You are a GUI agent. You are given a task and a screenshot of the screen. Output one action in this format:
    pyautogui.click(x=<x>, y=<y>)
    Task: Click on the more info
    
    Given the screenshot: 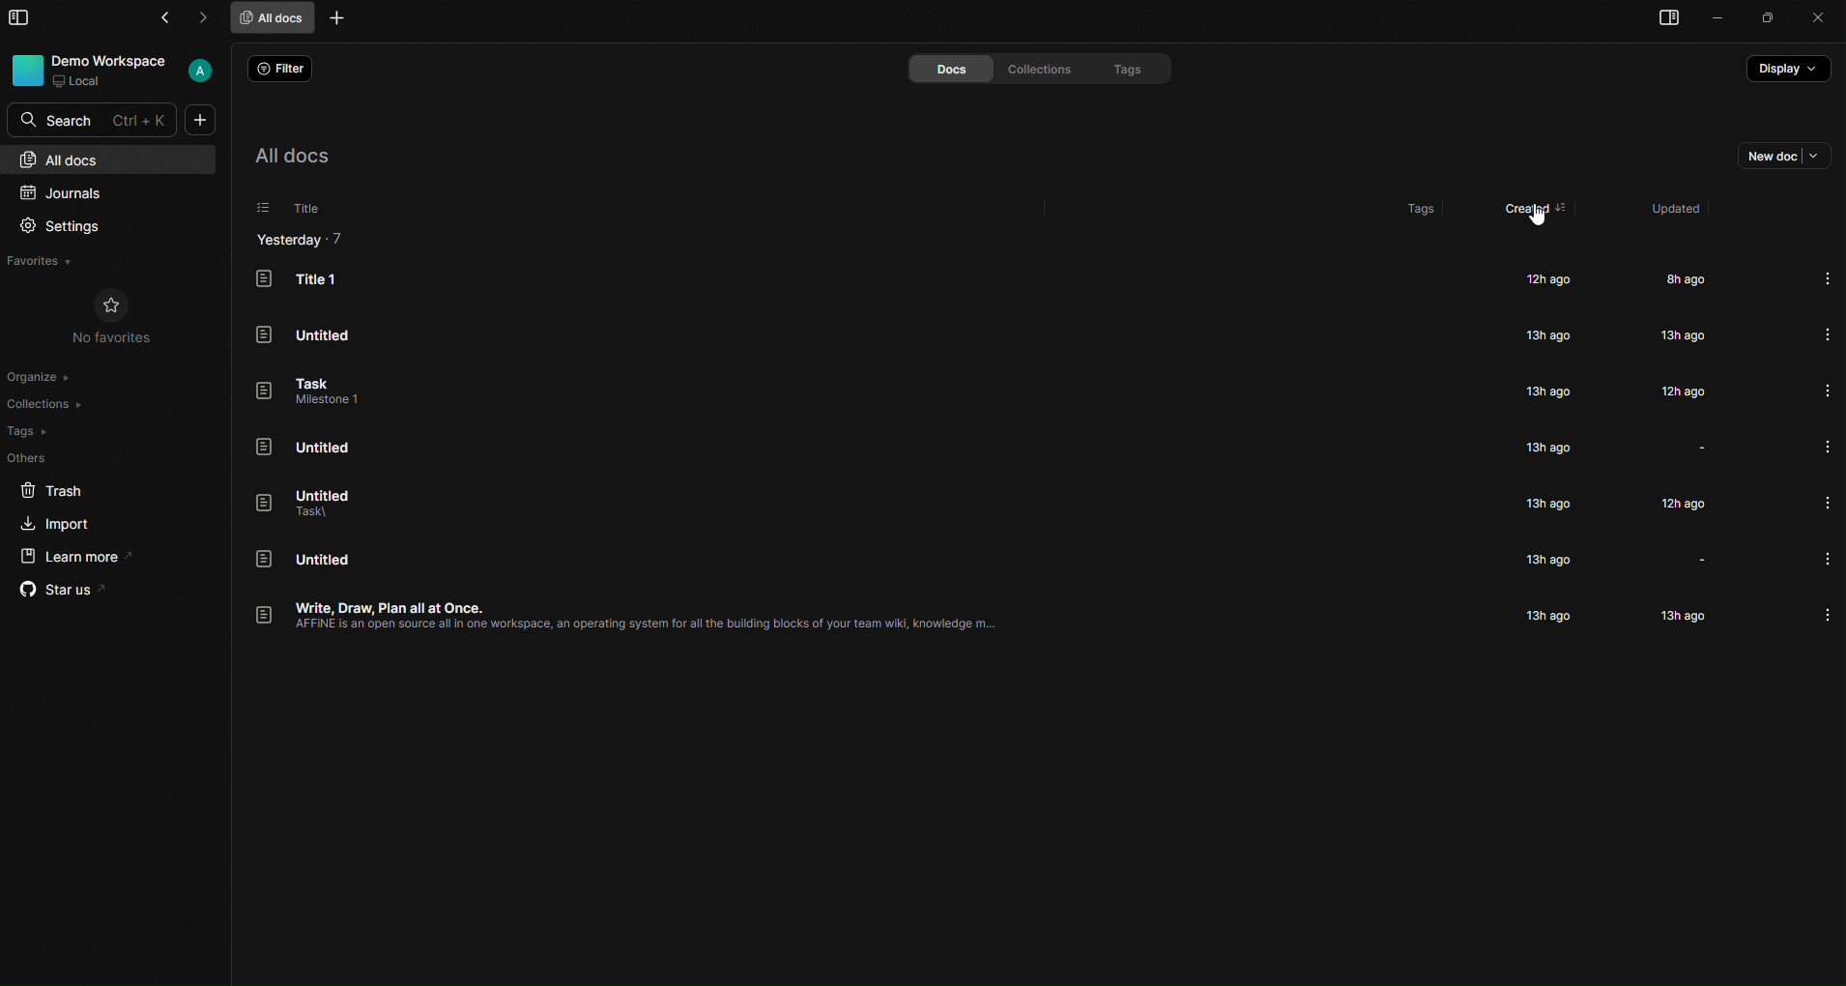 What is the action you would take?
    pyautogui.click(x=1826, y=557)
    